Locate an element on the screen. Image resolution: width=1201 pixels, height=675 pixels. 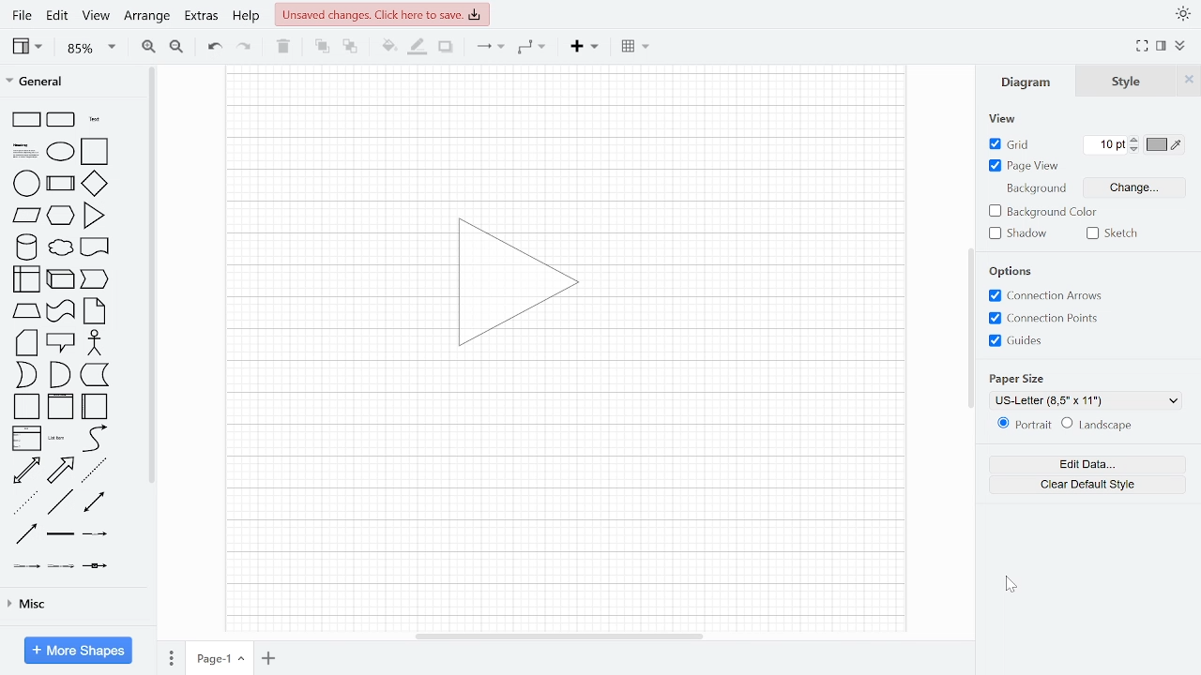
Document is located at coordinates (94, 247).